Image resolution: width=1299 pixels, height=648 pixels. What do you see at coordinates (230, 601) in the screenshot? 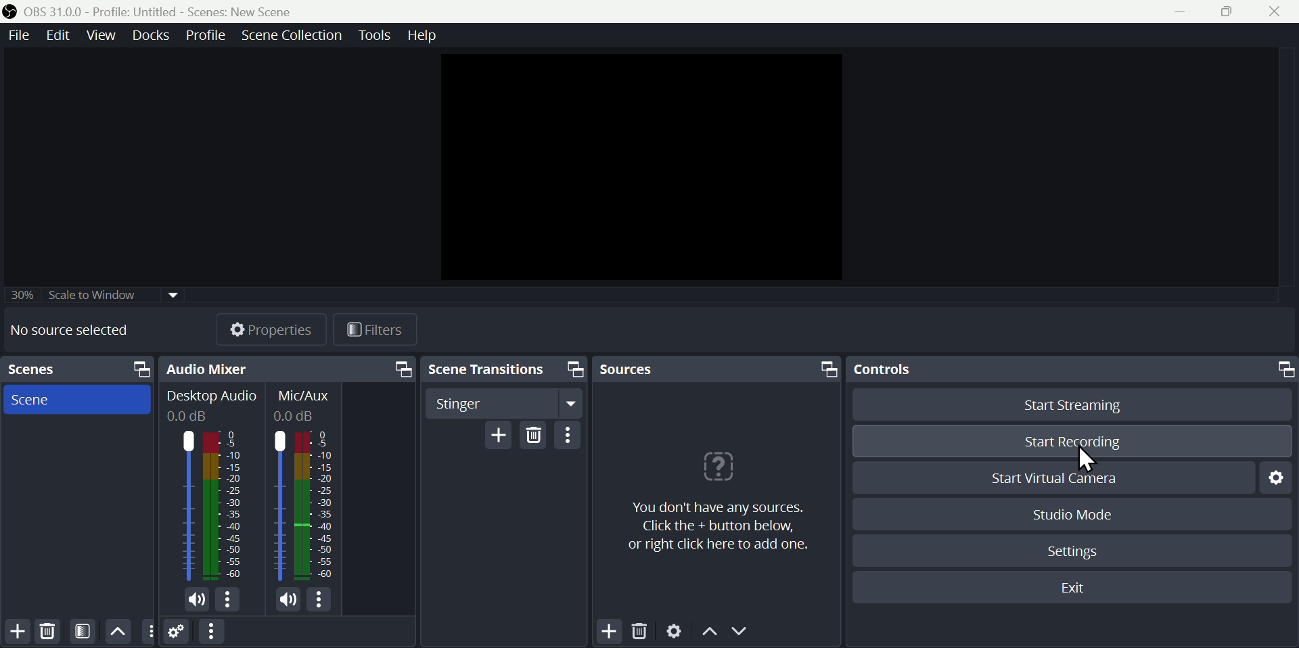
I see `options` at bounding box center [230, 601].